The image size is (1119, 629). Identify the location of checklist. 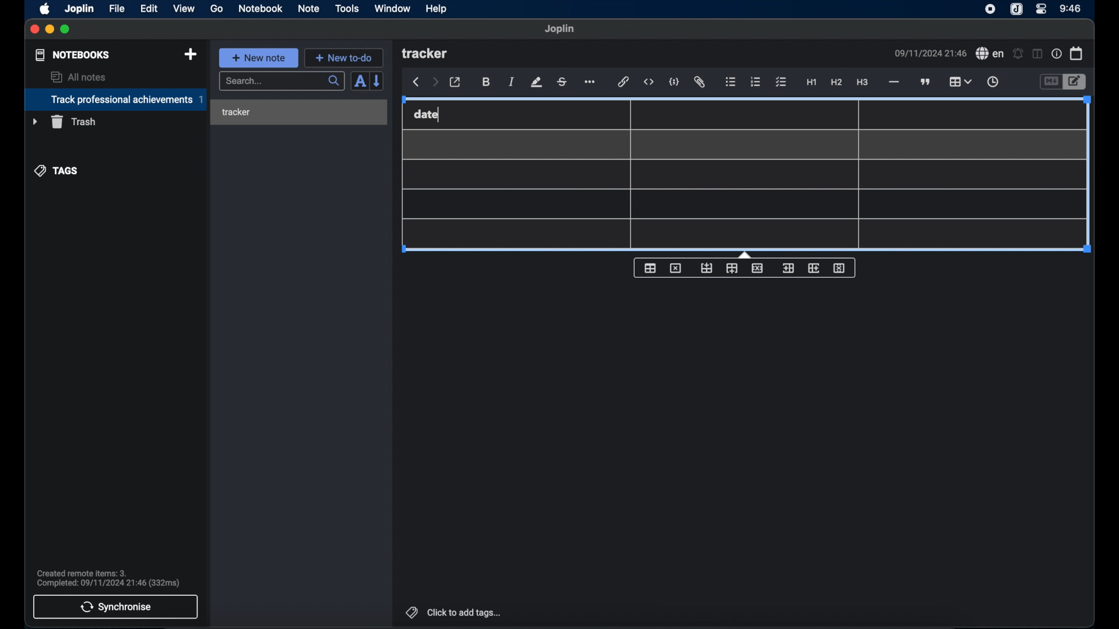
(781, 82).